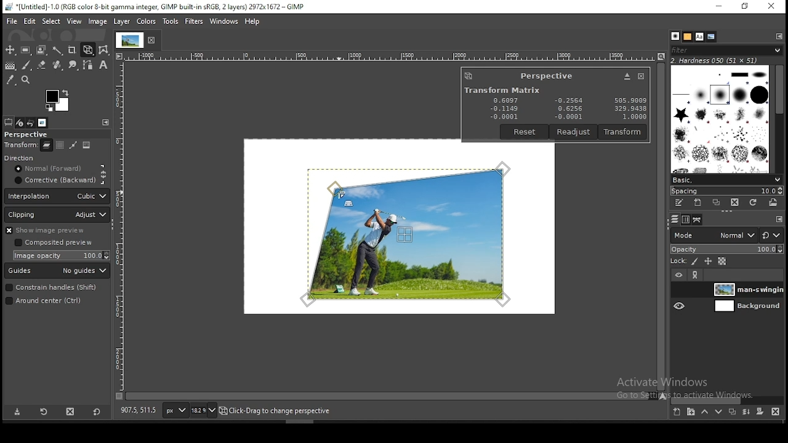  Describe the element at coordinates (754, 202) in the screenshot. I see `refresh brushes` at that location.